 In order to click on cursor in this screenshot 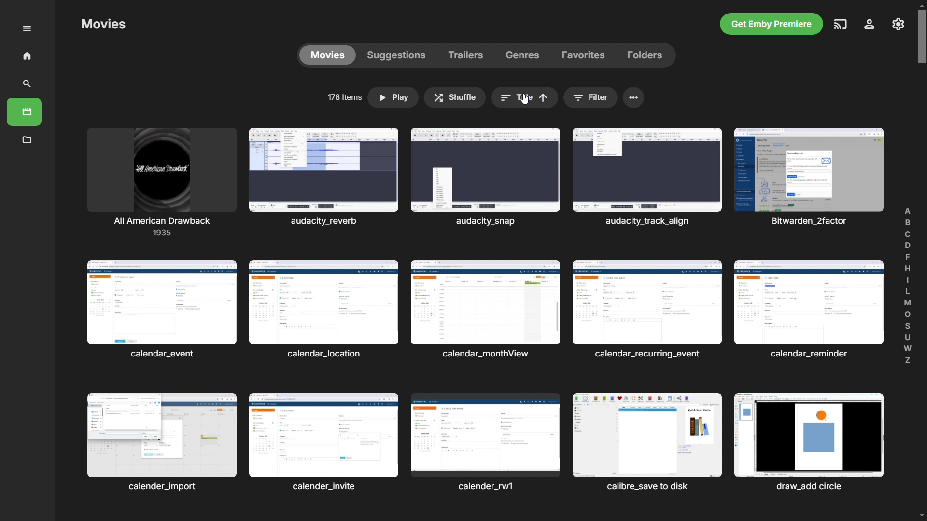, I will do `click(526, 101)`.